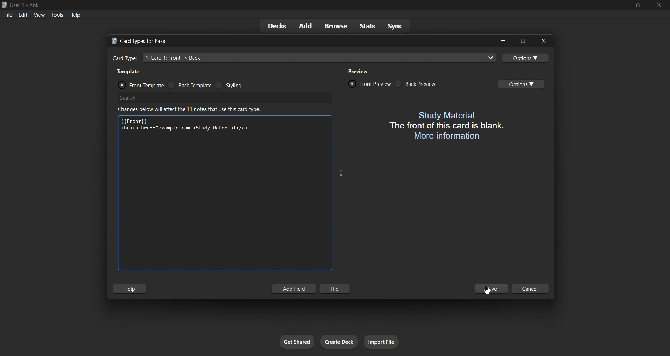 The width and height of the screenshot is (670, 356). Describe the element at coordinates (38, 15) in the screenshot. I see `view` at that location.